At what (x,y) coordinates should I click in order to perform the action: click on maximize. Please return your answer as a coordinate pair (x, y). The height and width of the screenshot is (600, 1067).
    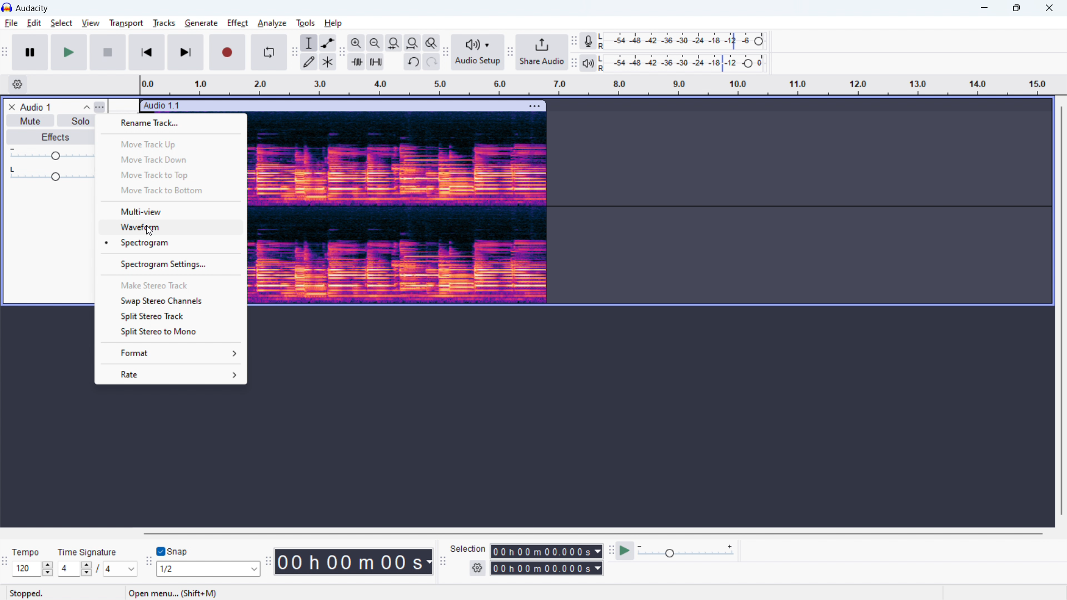
    Looking at the image, I should click on (1016, 8).